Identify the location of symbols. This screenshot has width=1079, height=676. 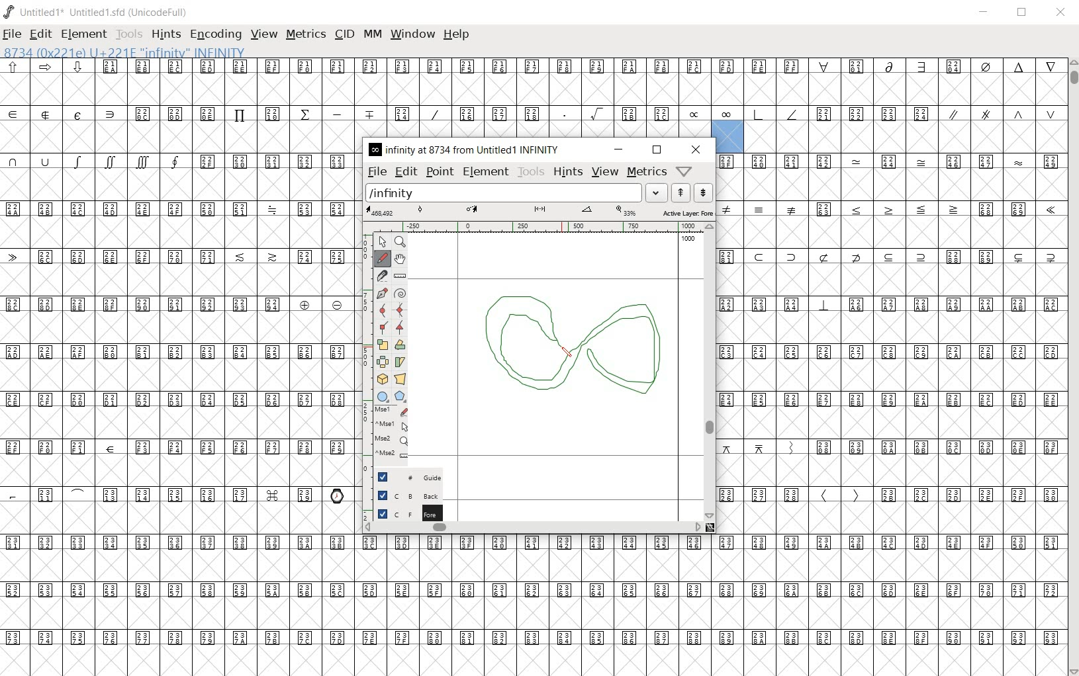
(840, 495).